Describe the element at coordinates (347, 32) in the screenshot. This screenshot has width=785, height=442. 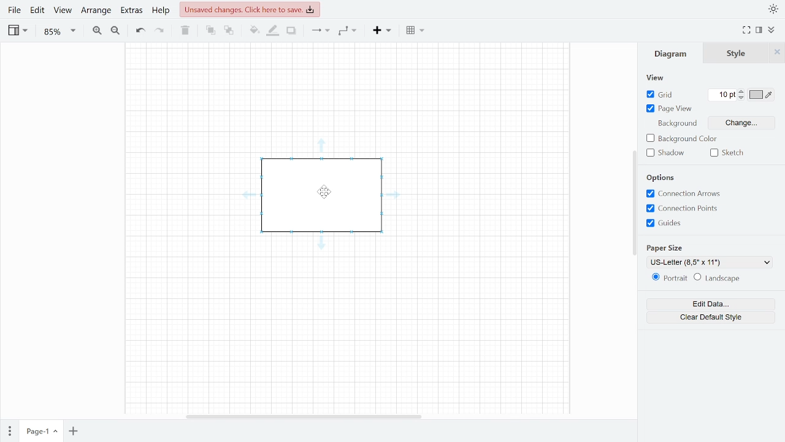
I see `Waypoints` at that location.